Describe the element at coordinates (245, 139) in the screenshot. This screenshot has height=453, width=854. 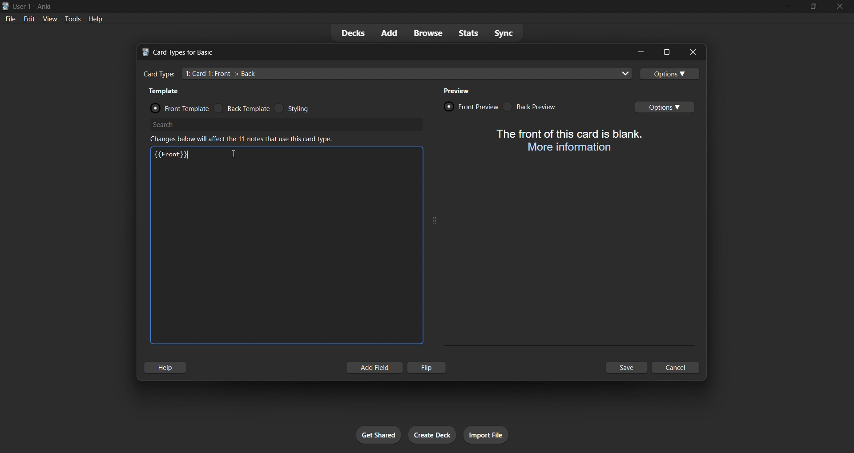
I see `changes below will affect the 11  notes that use this card type.` at that location.